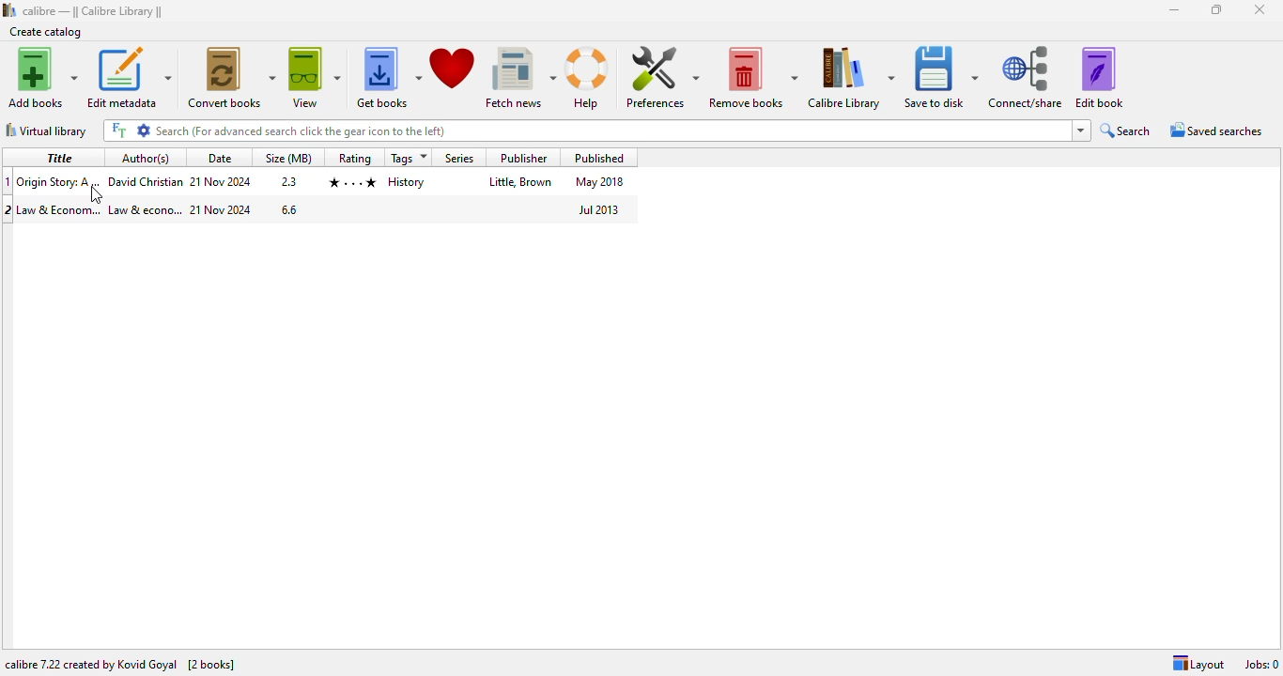 The width and height of the screenshot is (1283, 676). Describe the element at coordinates (1198, 664) in the screenshot. I see `layout` at that location.